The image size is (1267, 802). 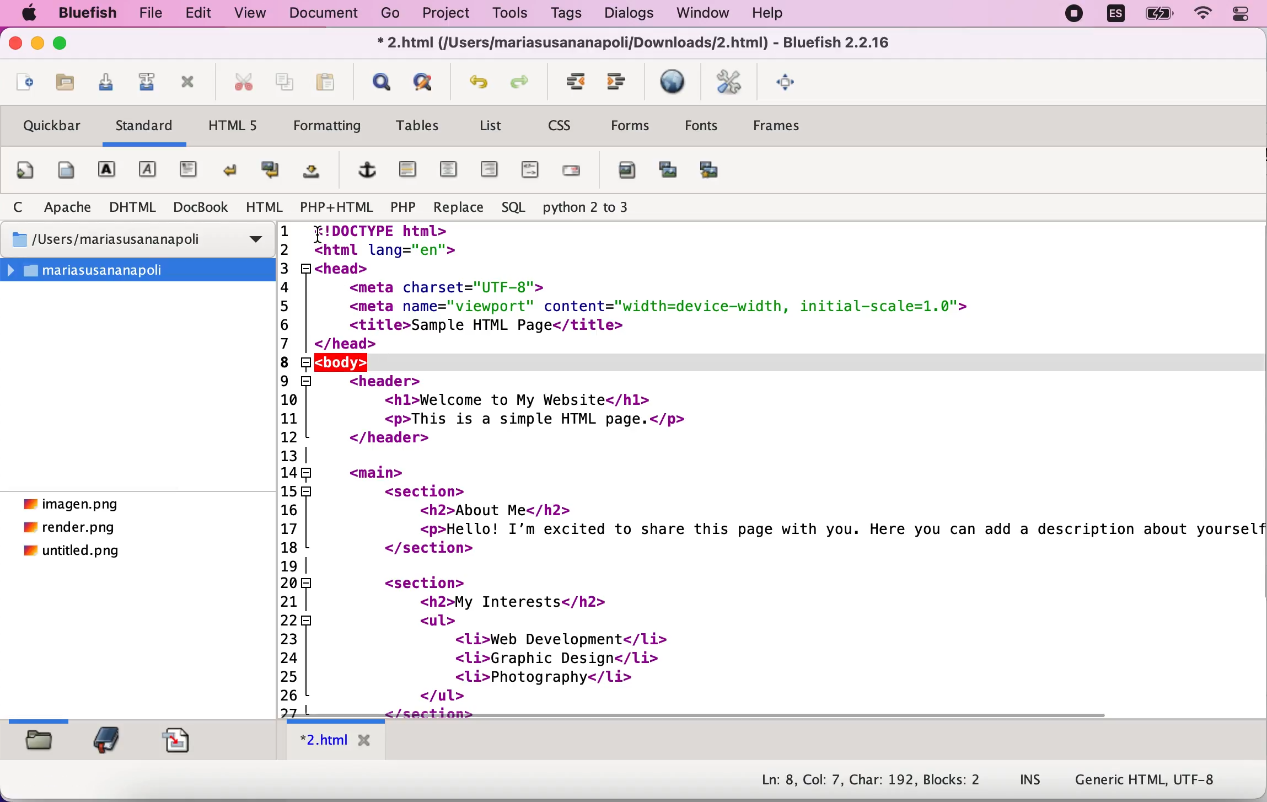 What do you see at coordinates (234, 170) in the screenshot?
I see `break` at bounding box center [234, 170].